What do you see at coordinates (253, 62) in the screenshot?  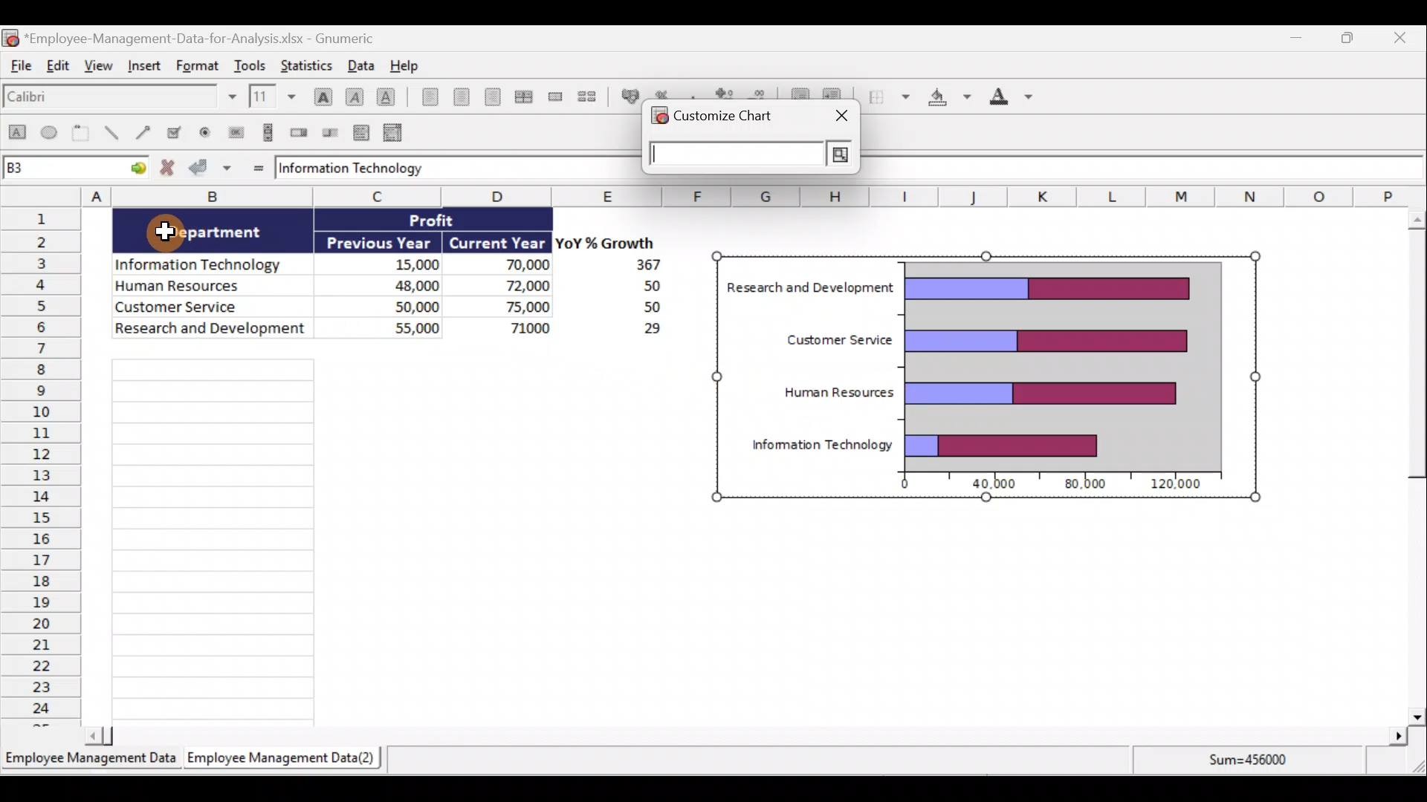 I see `Tools` at bounding box center [253, 62].